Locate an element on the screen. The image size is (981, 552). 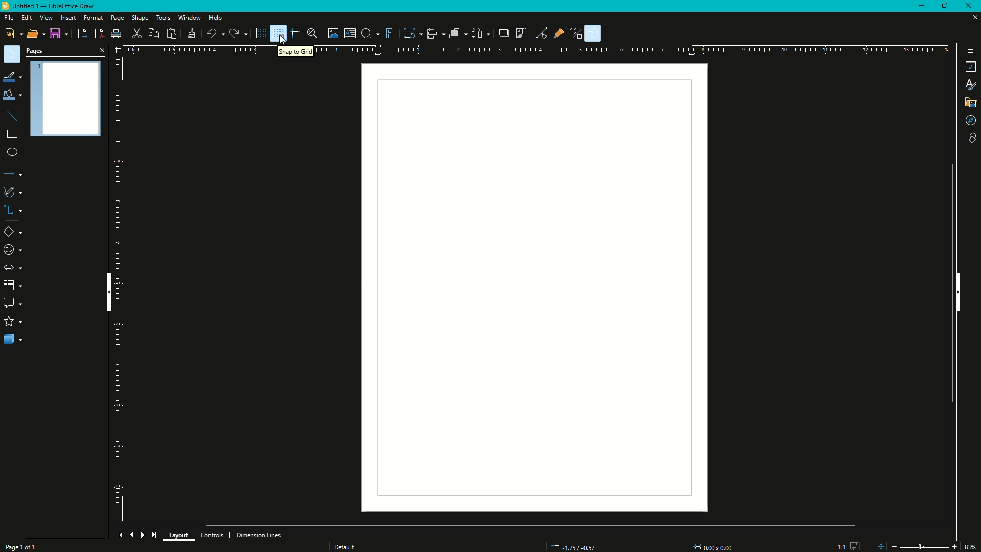
Transformation is located at coordinates (410, 33).